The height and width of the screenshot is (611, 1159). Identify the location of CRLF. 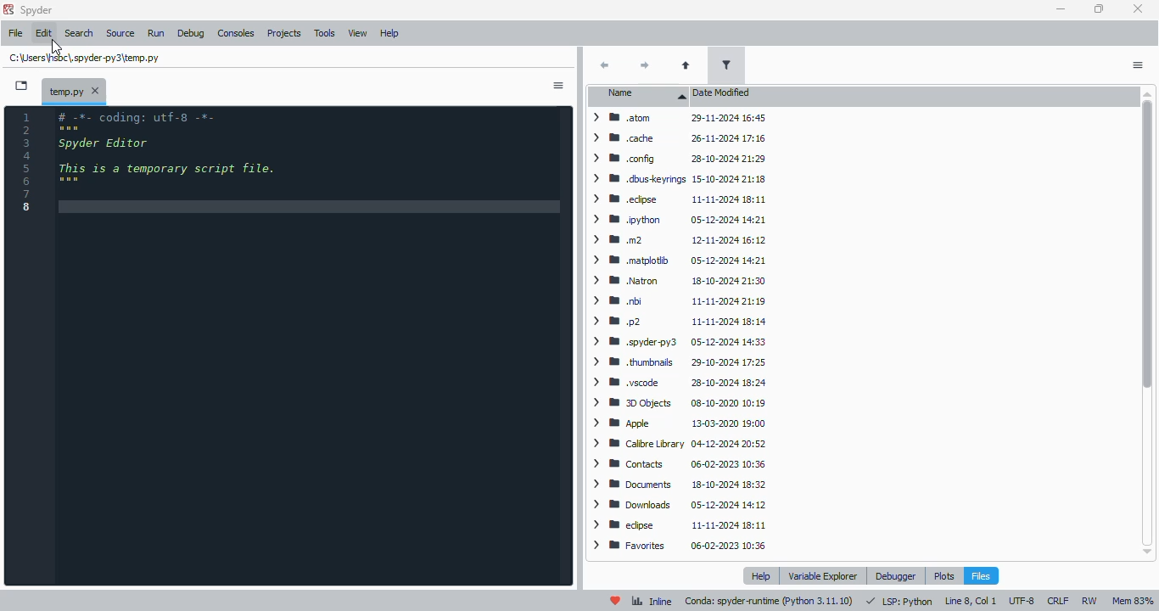
(1059, 601).